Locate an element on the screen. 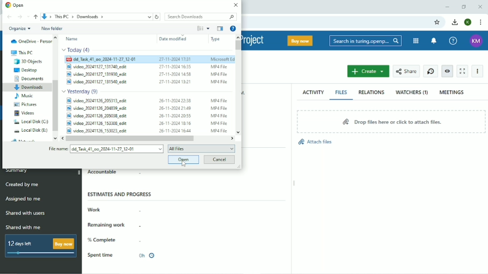 The image size is (488, 274). Create is located at coordinates (369, 71).